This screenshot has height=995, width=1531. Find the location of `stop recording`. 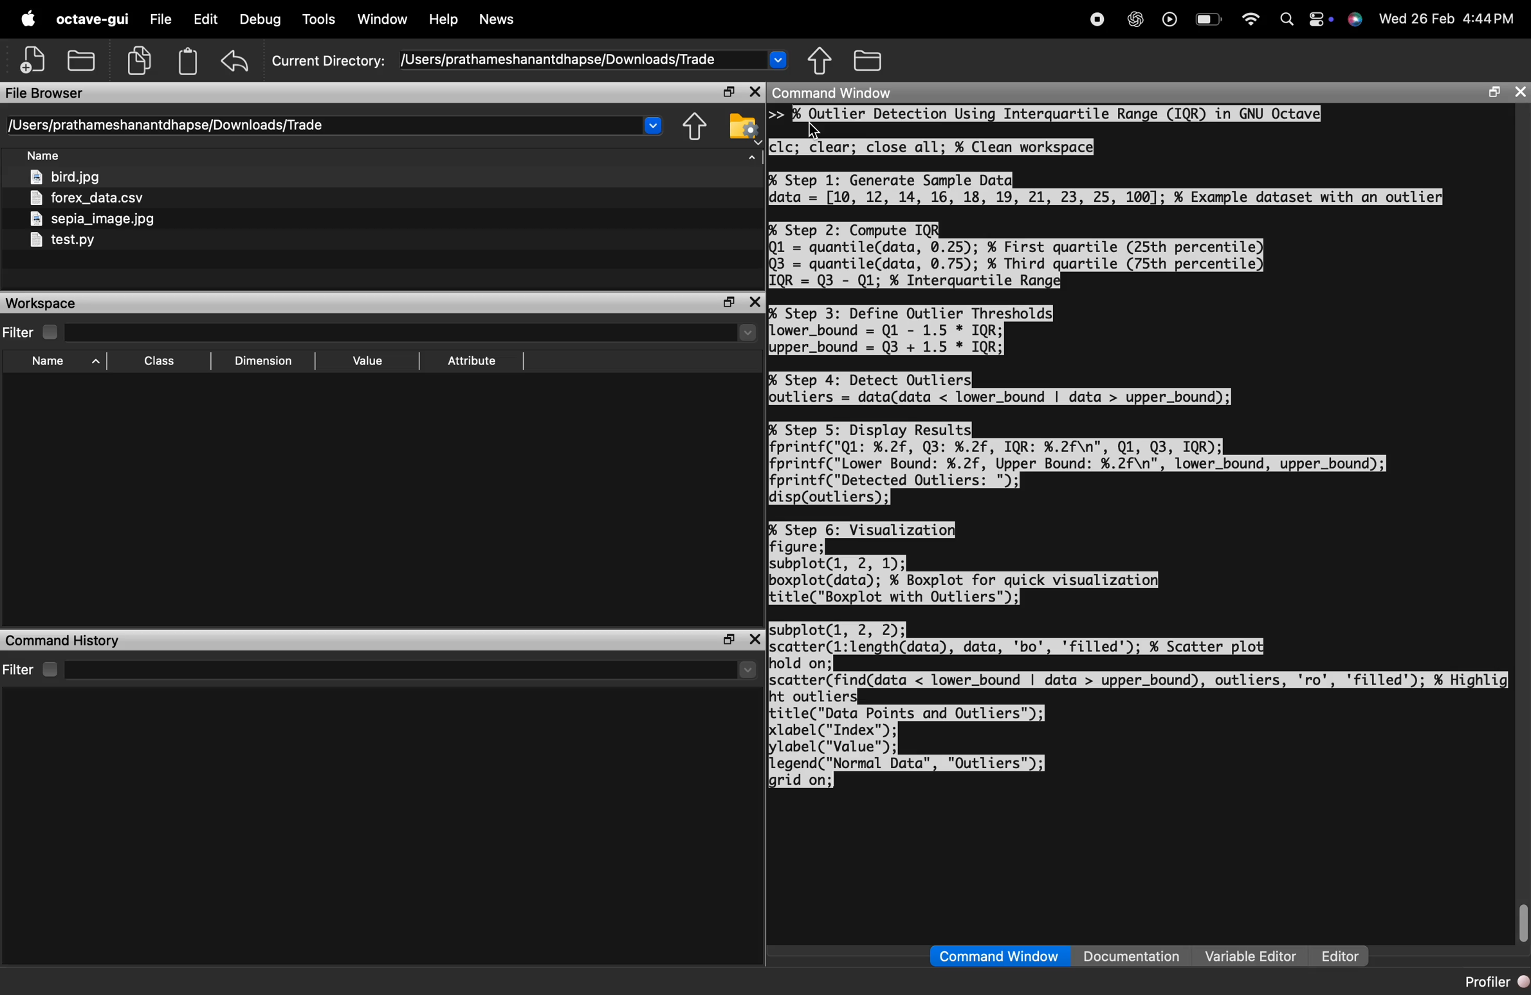

stop recording is located at coordinates (1098, 21).